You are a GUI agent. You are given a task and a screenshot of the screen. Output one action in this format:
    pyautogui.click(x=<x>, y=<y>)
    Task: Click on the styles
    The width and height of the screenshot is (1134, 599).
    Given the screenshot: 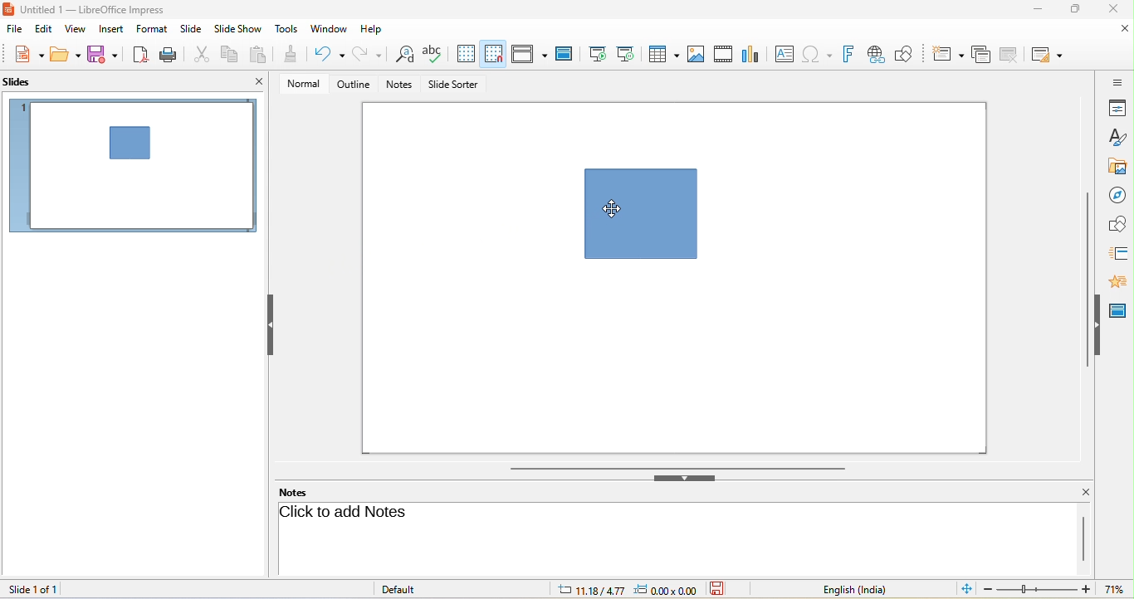 What is the action you would take?
    pyautogui.click(x=1117, y=136)
    